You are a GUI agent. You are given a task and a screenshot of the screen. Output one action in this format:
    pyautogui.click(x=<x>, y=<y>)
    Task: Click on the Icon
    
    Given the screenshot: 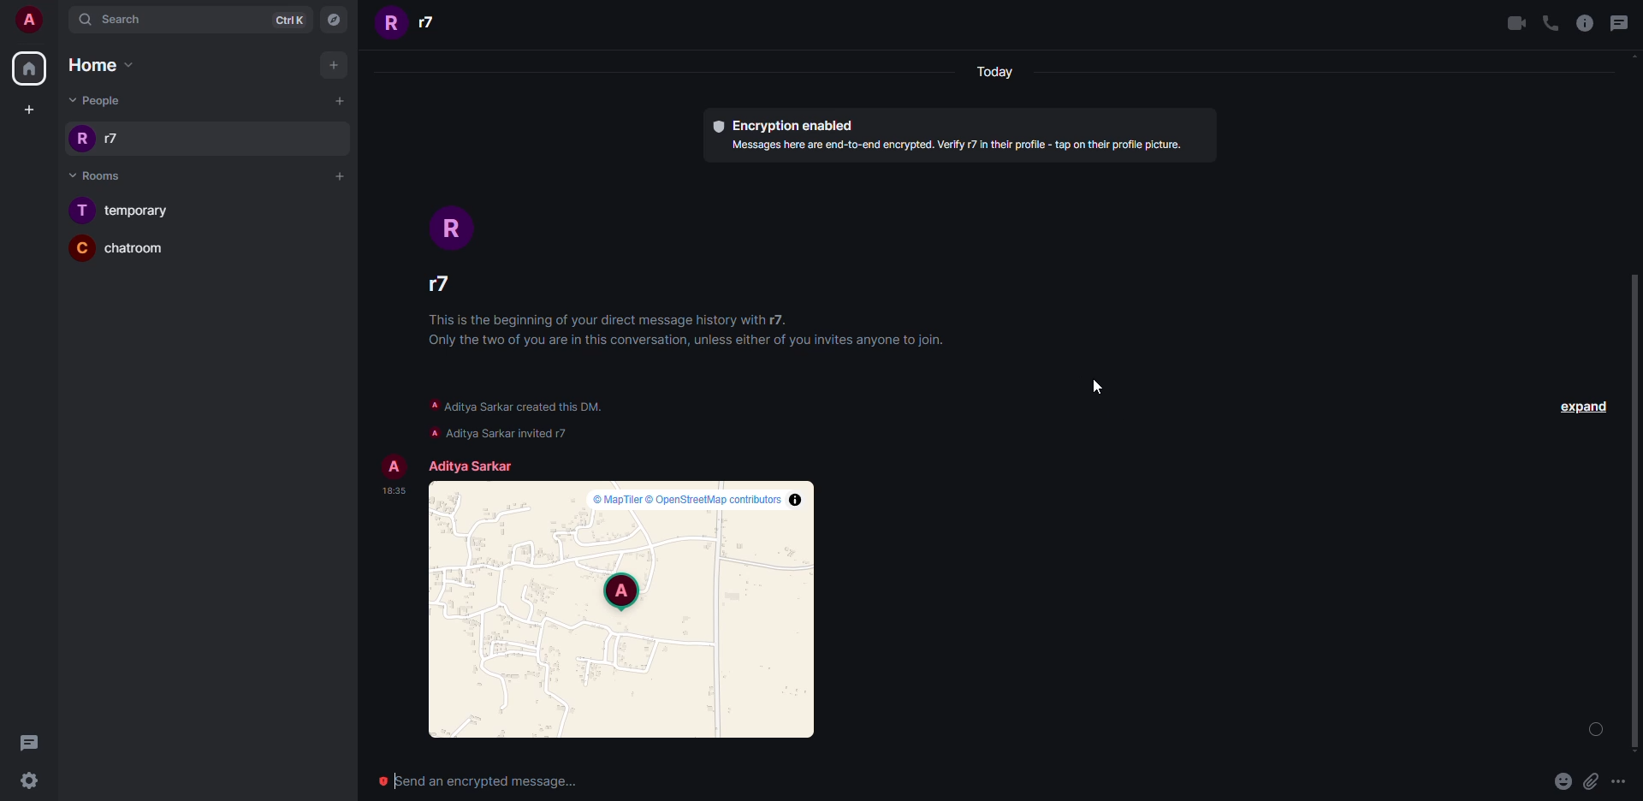 What is the action you would take?
    pyautogui.click(x=454, y=228)
    